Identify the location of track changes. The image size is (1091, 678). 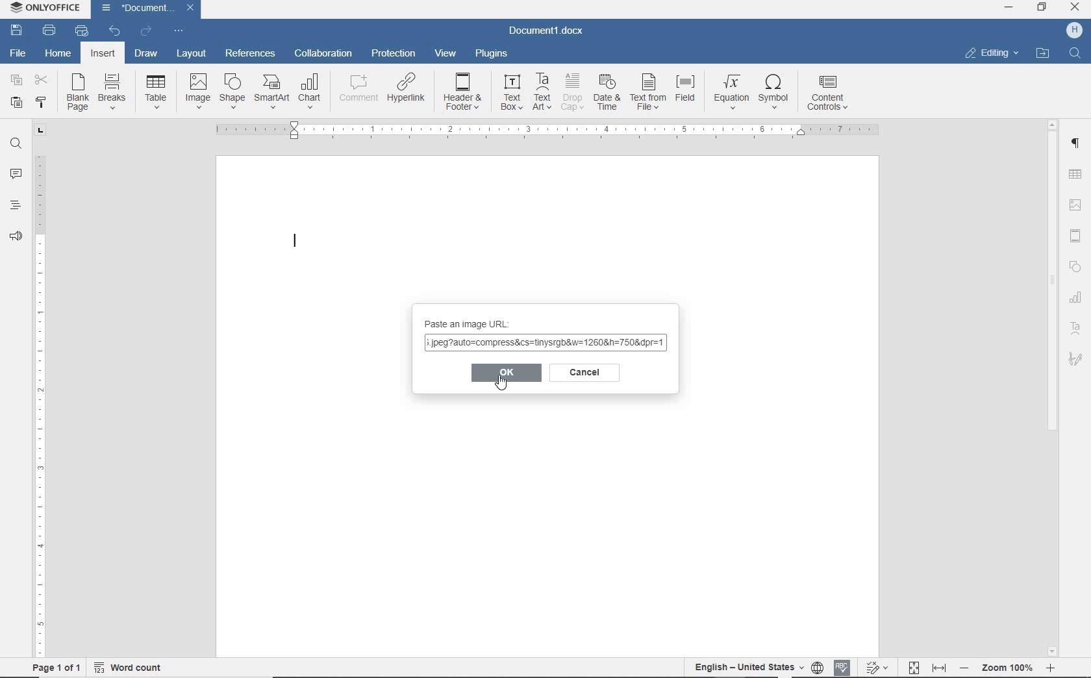
(880, 668).